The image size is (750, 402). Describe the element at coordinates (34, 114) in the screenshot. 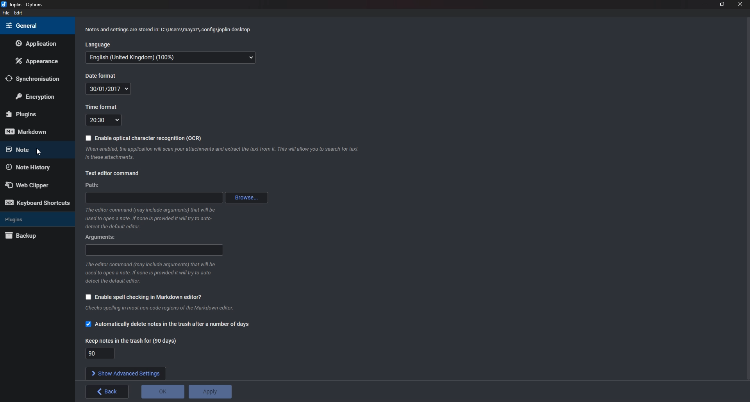

I see `Plugins` at that location.